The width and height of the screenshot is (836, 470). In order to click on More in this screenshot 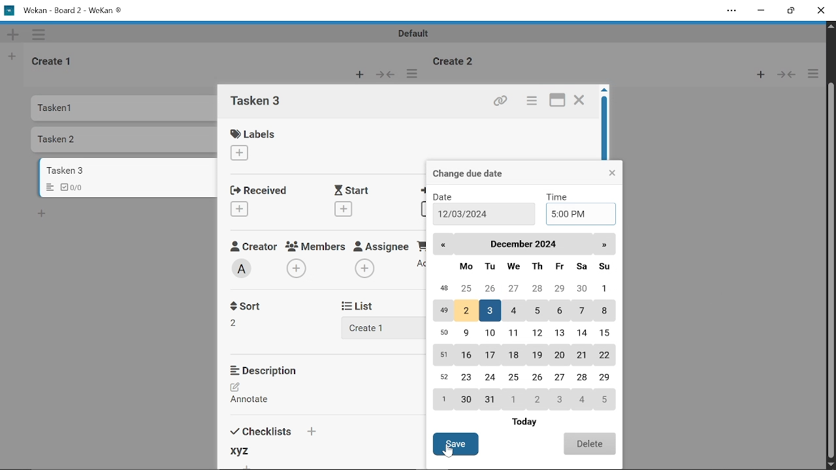, I will do `click(415, 74)`.